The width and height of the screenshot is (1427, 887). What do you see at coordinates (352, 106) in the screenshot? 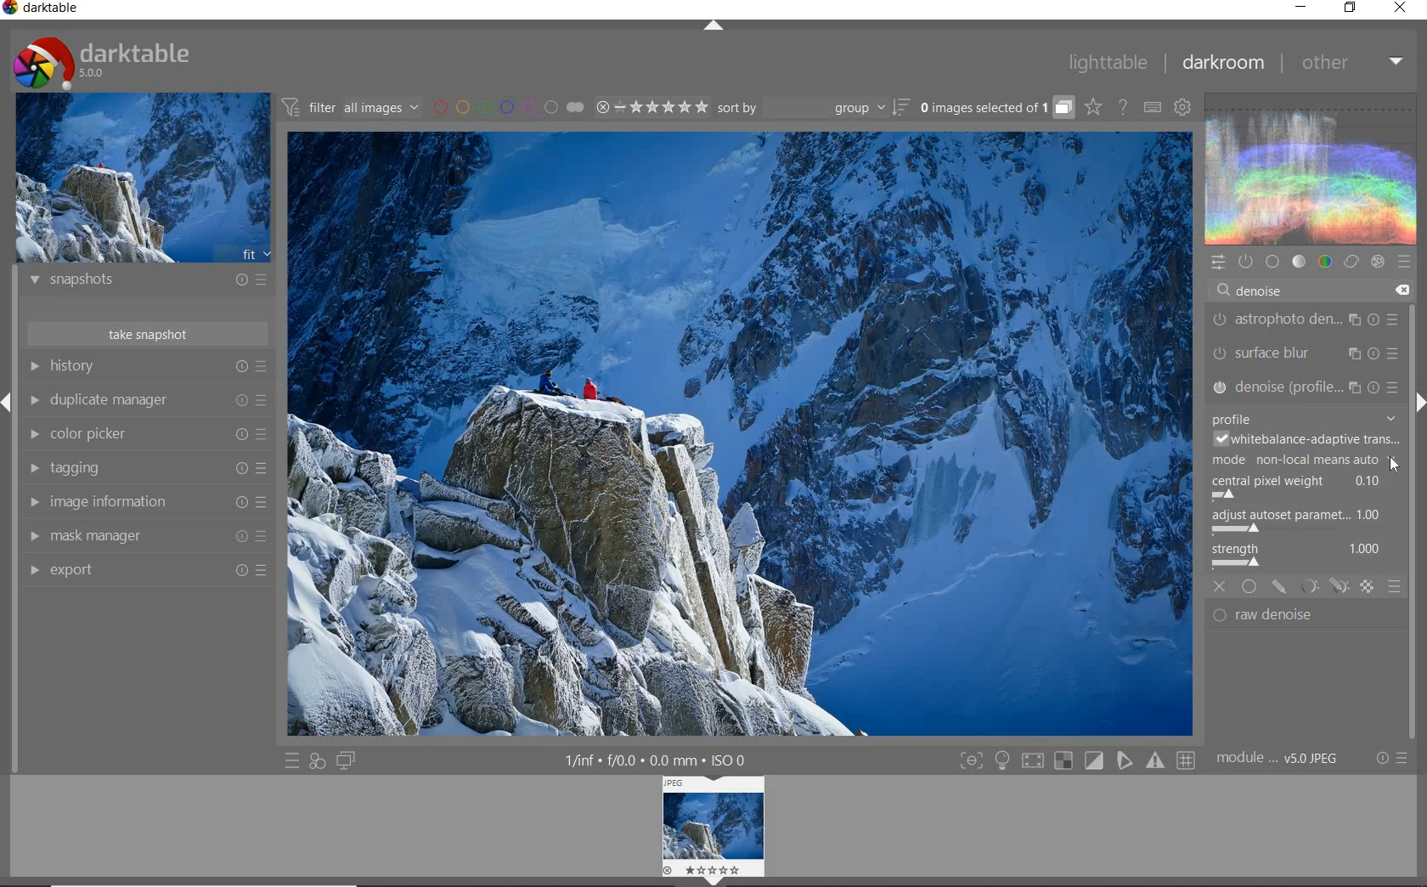
I see `filter all images by module order` at bounding box center [352, 106].